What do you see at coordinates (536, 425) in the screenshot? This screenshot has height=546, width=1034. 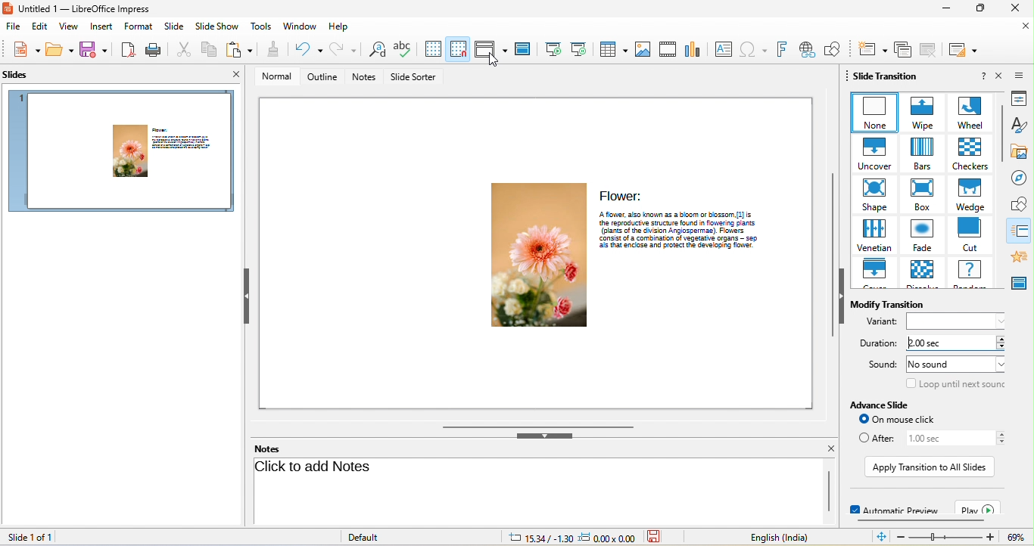 I see `horizontal scroll bar` at bounding box center [536, 425].